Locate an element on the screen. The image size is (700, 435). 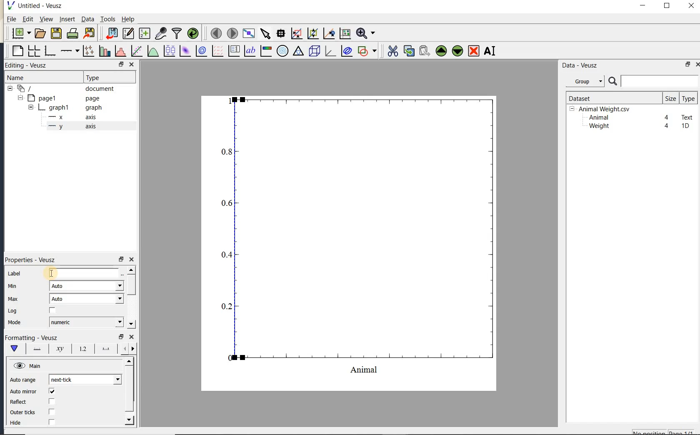
Animalweight.csv is located at coordinates (602, 109).